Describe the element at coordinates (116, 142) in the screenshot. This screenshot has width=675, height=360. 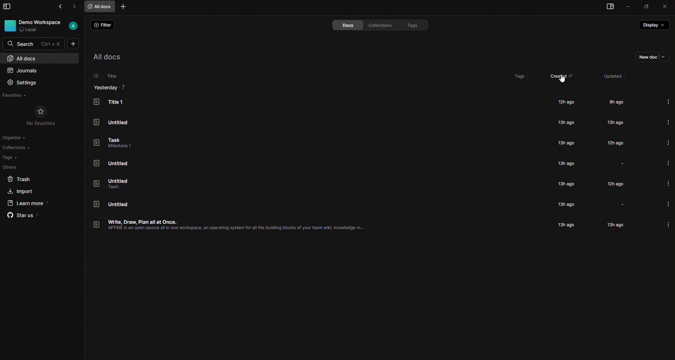
I see `Task` at that location.